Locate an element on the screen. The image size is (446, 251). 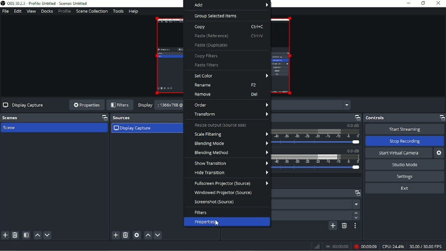
Open scene filters is located at coordinates (26, 235).